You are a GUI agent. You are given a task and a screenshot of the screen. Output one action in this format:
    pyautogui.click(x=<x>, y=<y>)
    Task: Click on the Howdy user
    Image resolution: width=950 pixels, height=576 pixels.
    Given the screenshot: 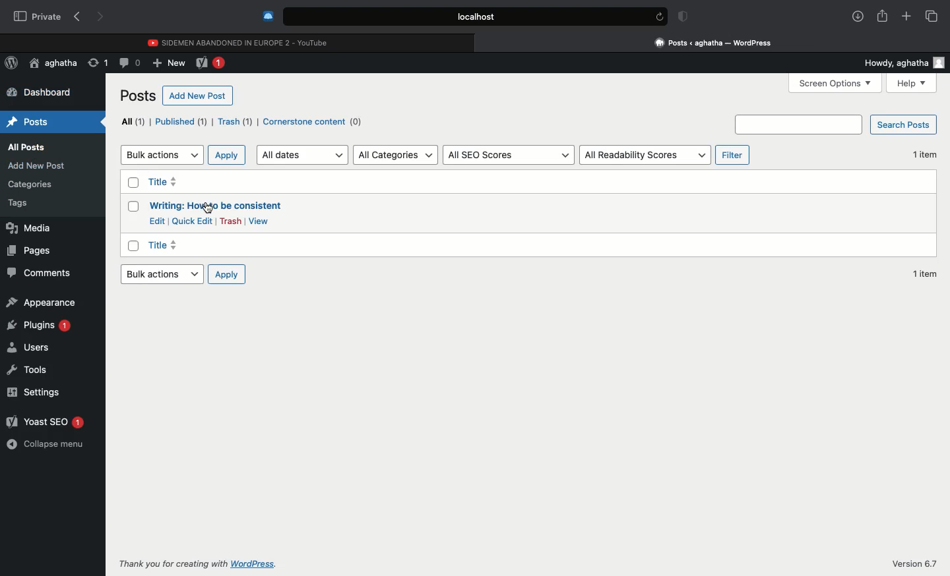 What is the action you would take?
    pyautogui.click(x=900, y=63)
    